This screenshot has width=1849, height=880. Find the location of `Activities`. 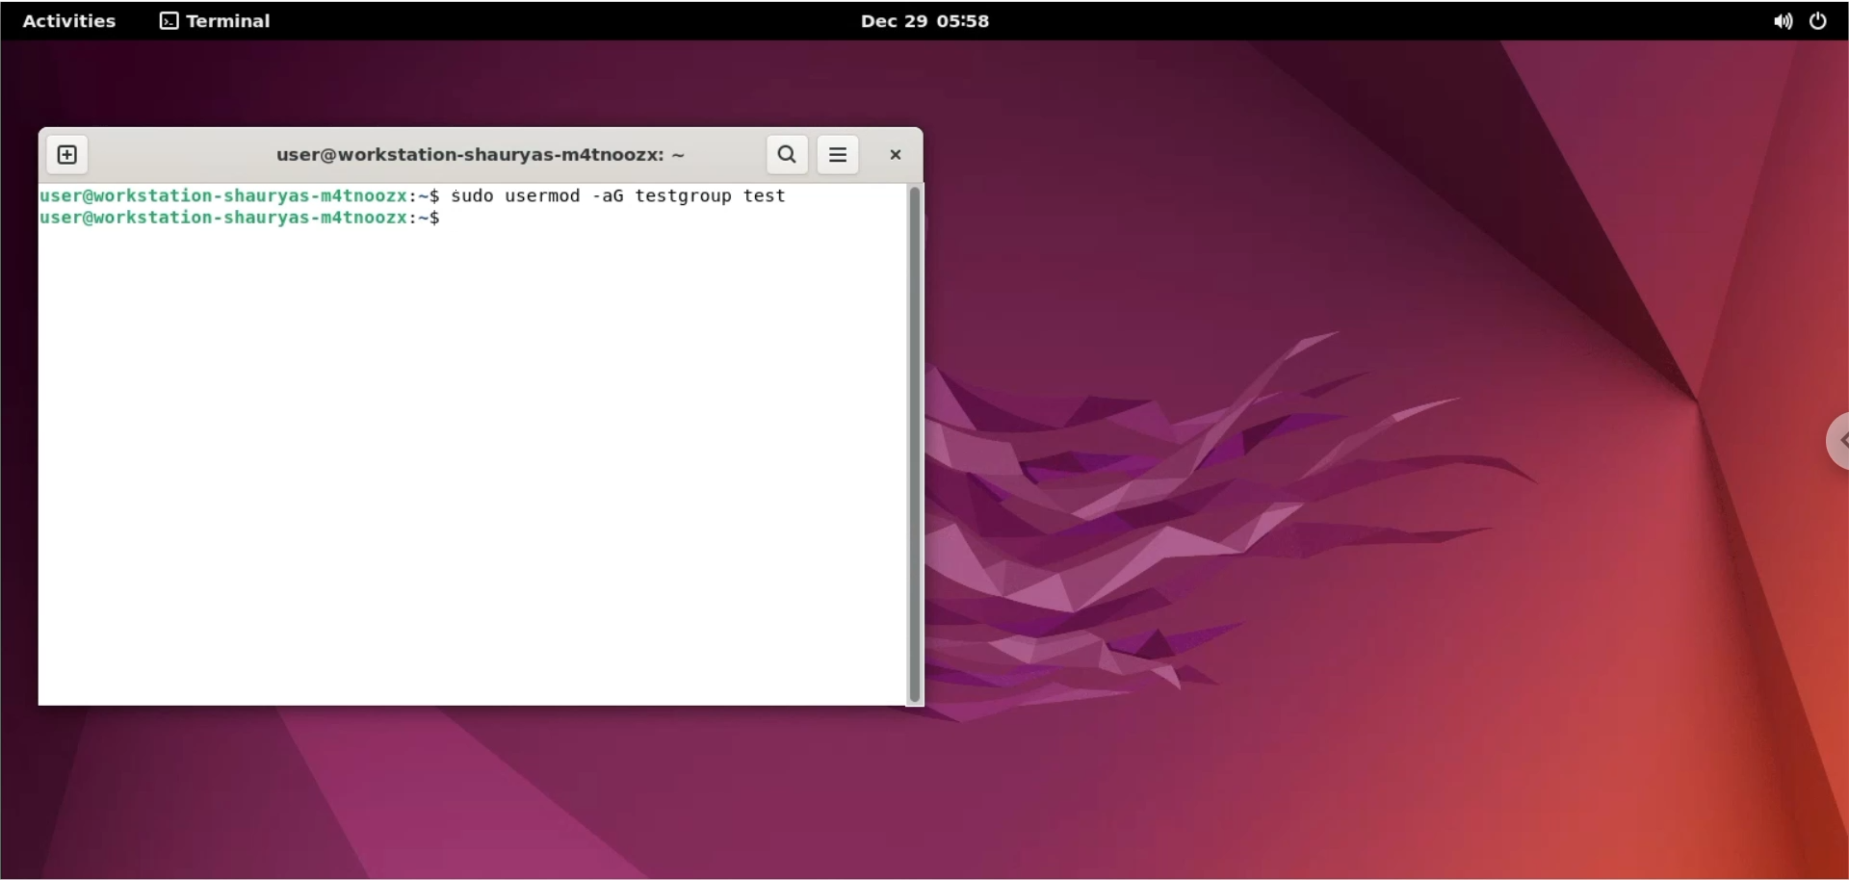

Activities is located at coordinates (72, 21).